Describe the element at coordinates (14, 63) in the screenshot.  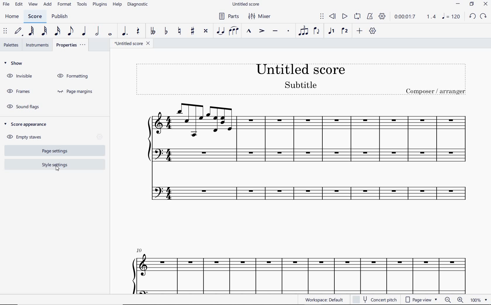
I see `SHOW` at that location.